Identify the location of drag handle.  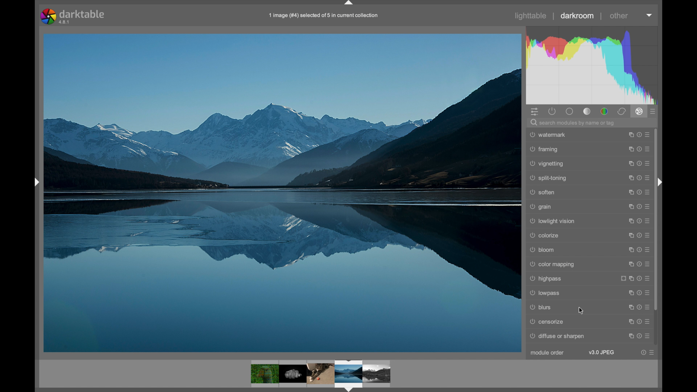
(660, 181).